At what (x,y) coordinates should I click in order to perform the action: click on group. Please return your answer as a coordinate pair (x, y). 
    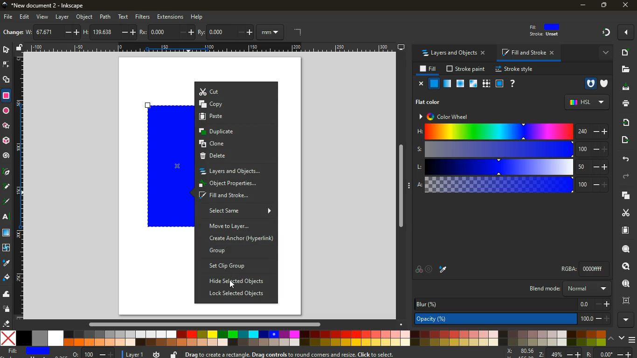
    Looking at the image, I should click on (235, 251).